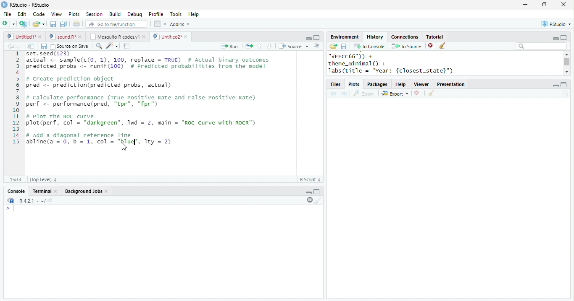 Image resolution: width=574 pixels, height=301 pixels. Describe the element at coordinates (83, 191) in the screenshot. I see `Background Jobs` at that location.